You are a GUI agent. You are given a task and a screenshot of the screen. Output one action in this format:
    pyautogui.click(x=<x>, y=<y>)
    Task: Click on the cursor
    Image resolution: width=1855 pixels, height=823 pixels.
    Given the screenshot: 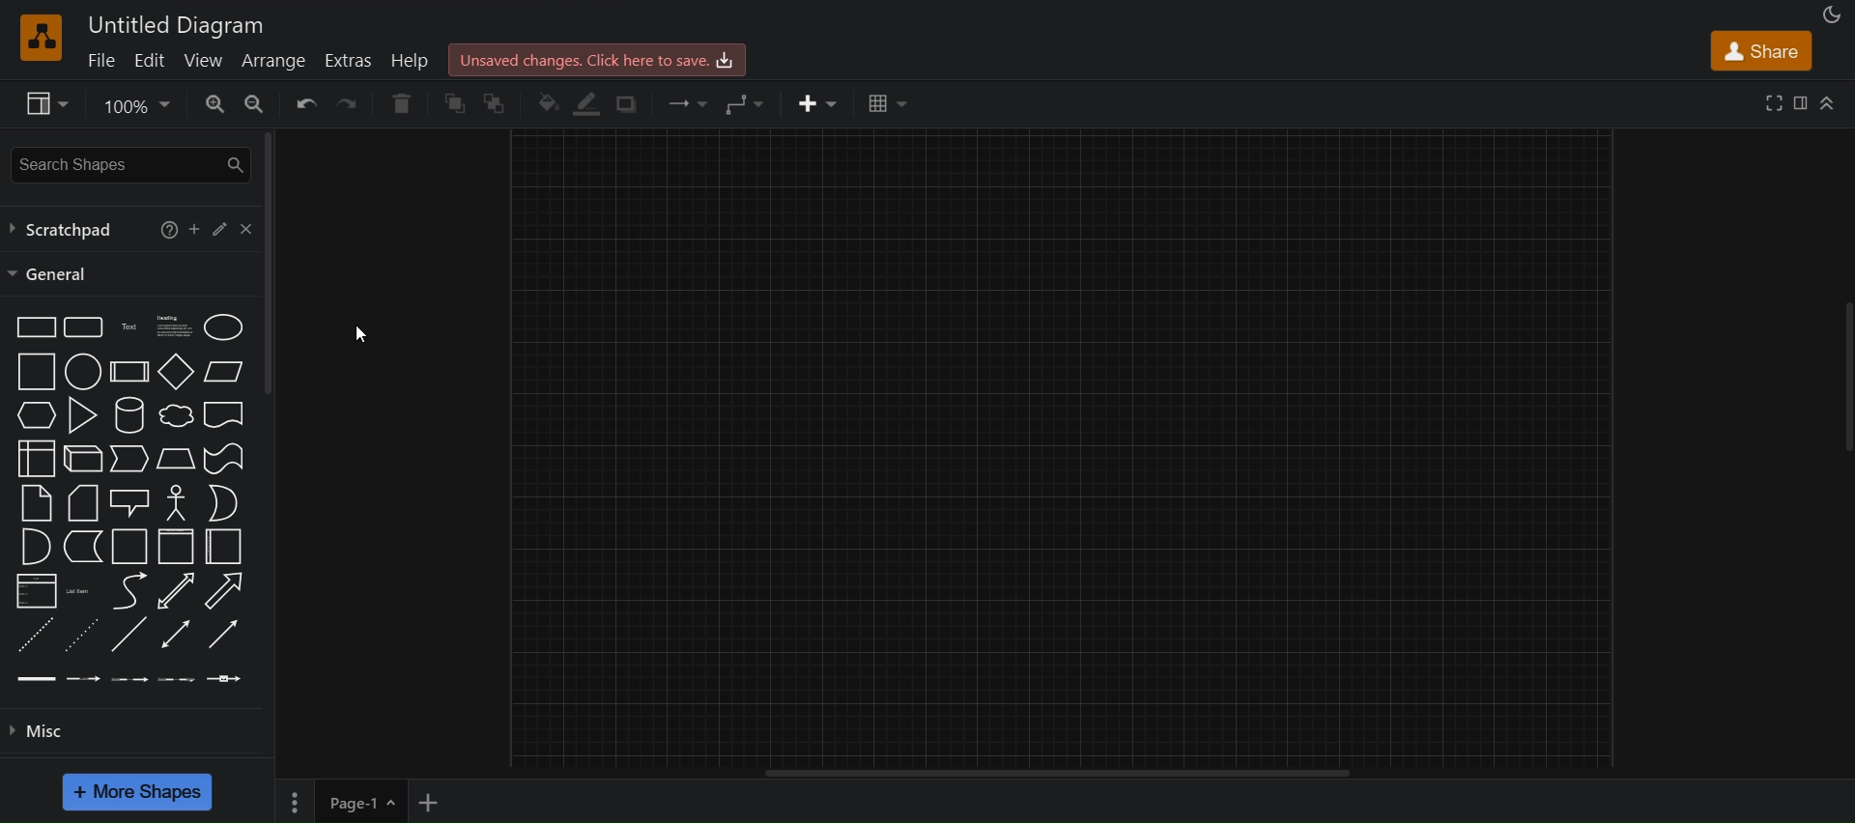 What is the action you would take?
    pyautogui.click(x=351, y=337)
    